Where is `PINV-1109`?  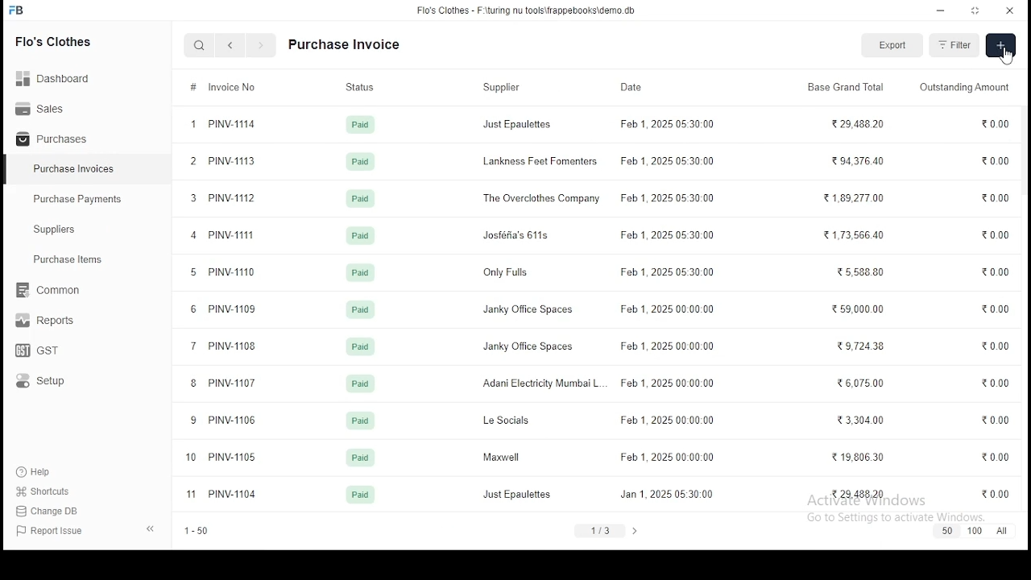
PINV-1109 is located at coordinates (232, 311).